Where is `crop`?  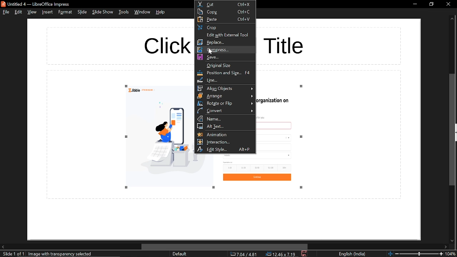
crop is located at coordinates (225, 27).